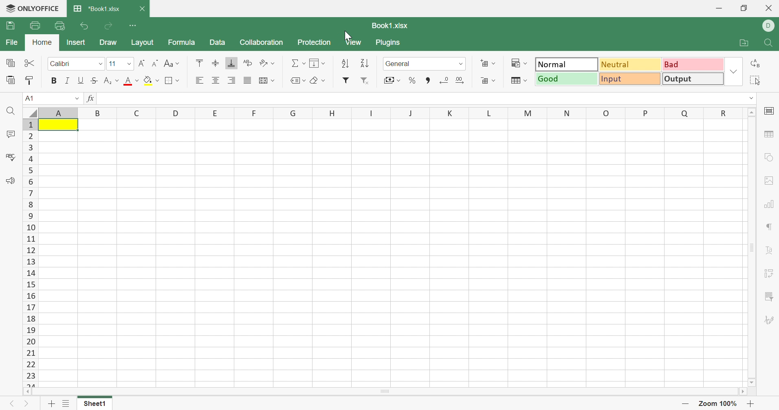 The image size is (779, 410). Describe the element at coordinates (389, 24) in the screenshot. I see `Book1.xlsx` at that location.